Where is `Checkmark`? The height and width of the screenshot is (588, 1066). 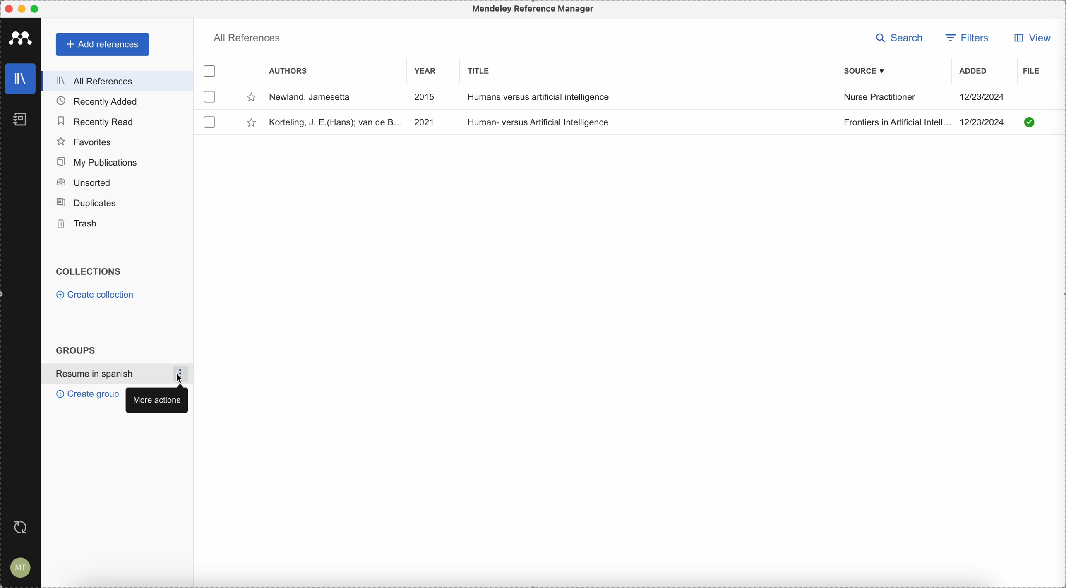 Checkmark is located at coordinates (1030, 122).